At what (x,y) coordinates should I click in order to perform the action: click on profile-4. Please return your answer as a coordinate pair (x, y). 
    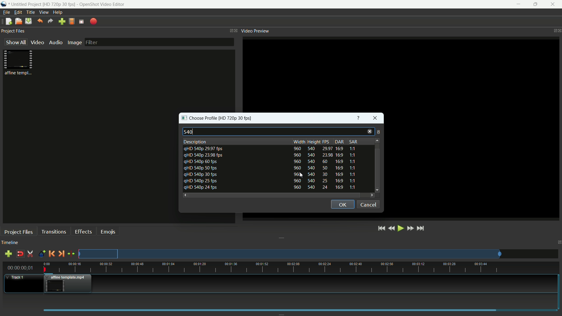
    Looking at the image, I should click on (271, 161).